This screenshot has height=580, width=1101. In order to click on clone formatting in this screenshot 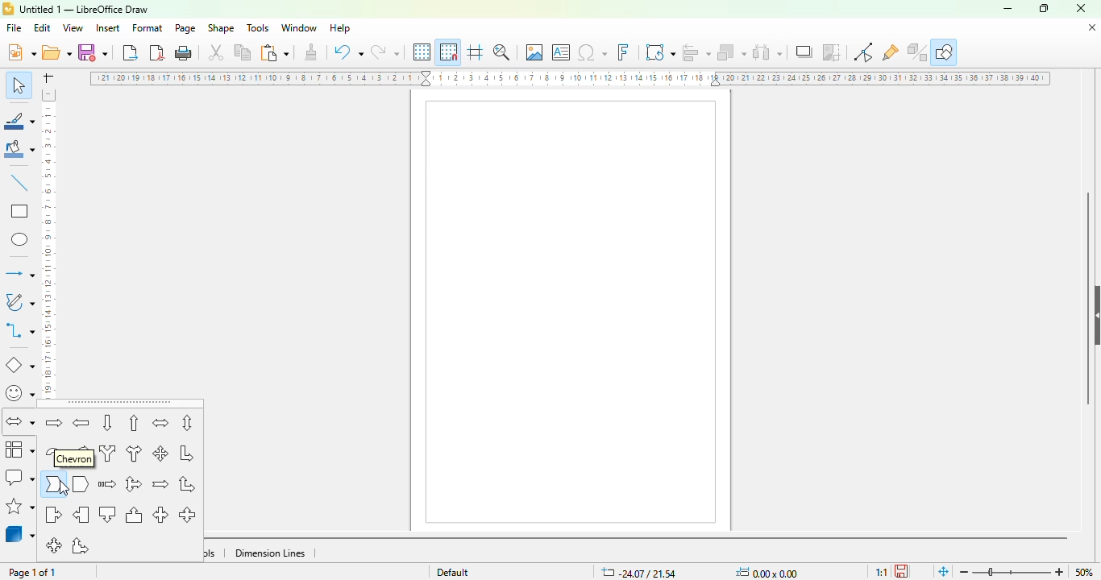, I will do `click(312, 51)`.